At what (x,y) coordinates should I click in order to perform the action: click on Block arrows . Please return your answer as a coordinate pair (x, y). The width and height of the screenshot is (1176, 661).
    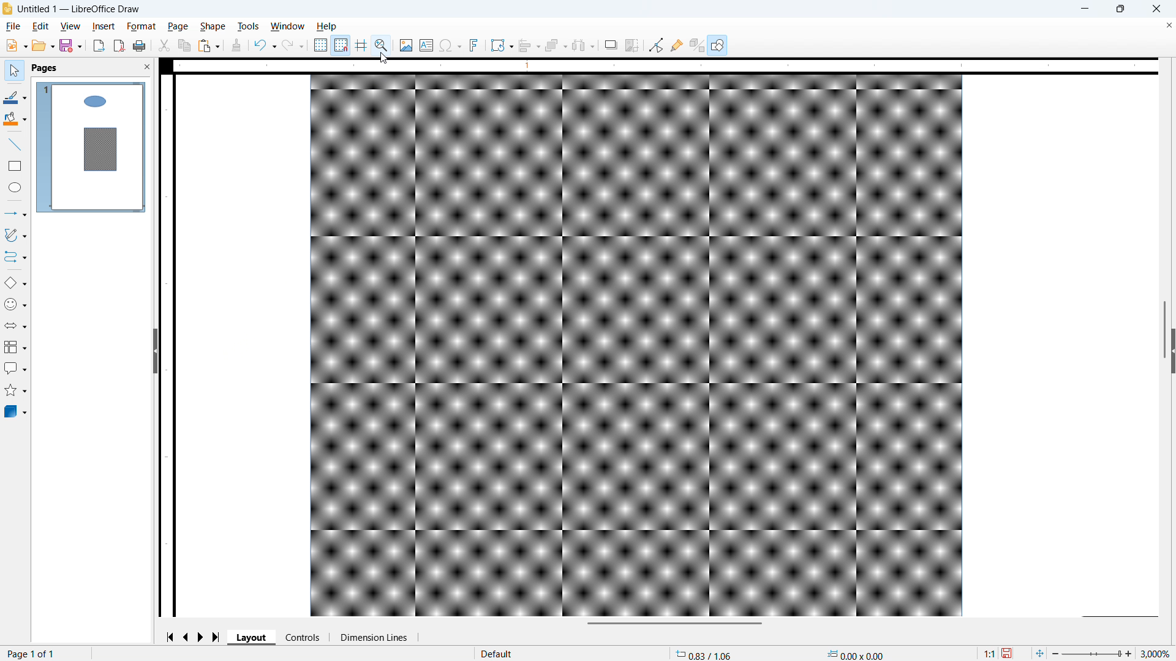
    Looking at the image, I should click on (15, 326).